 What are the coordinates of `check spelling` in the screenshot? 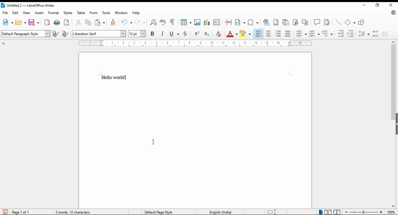 It's located at (163, 22).